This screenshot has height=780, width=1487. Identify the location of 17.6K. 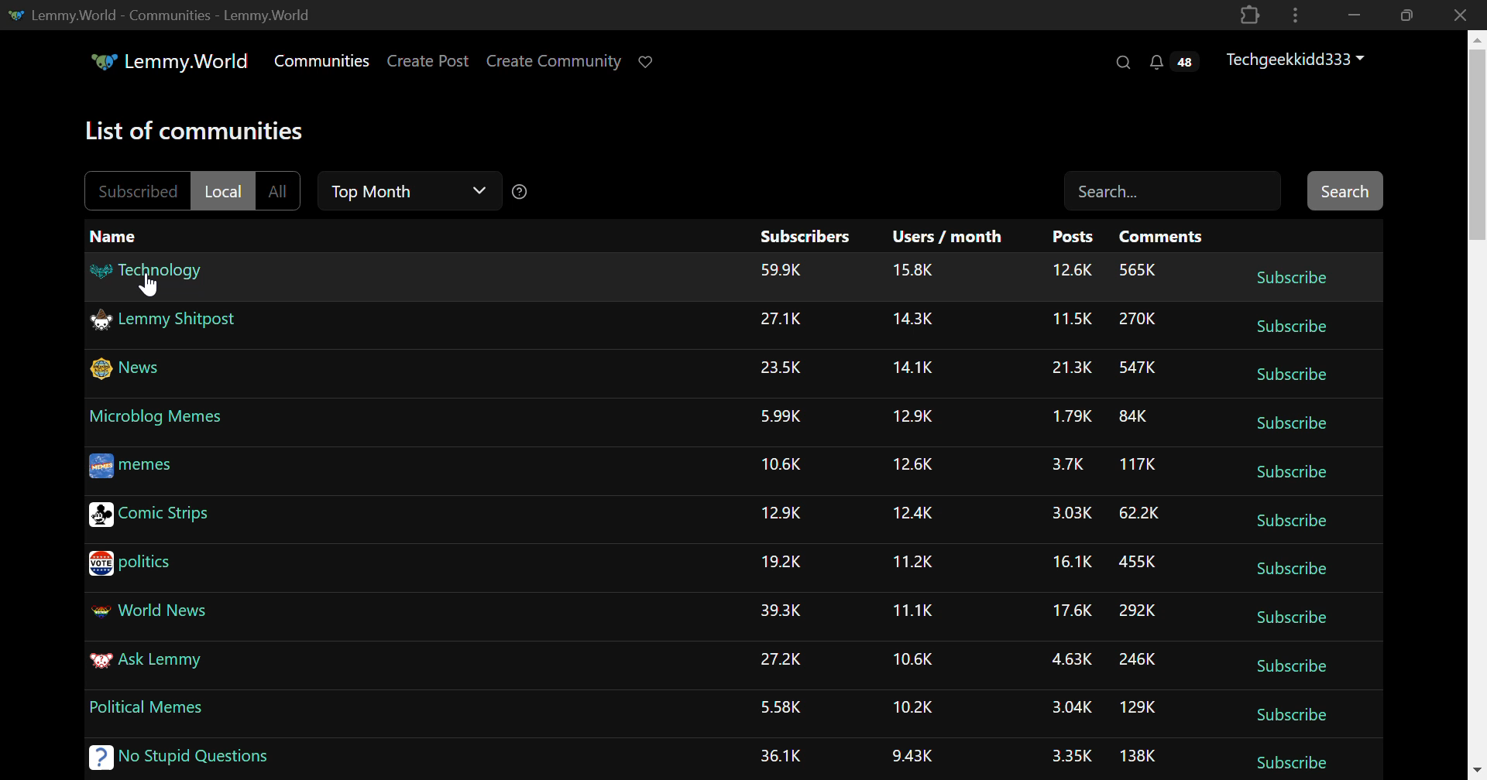
(1069, 614).